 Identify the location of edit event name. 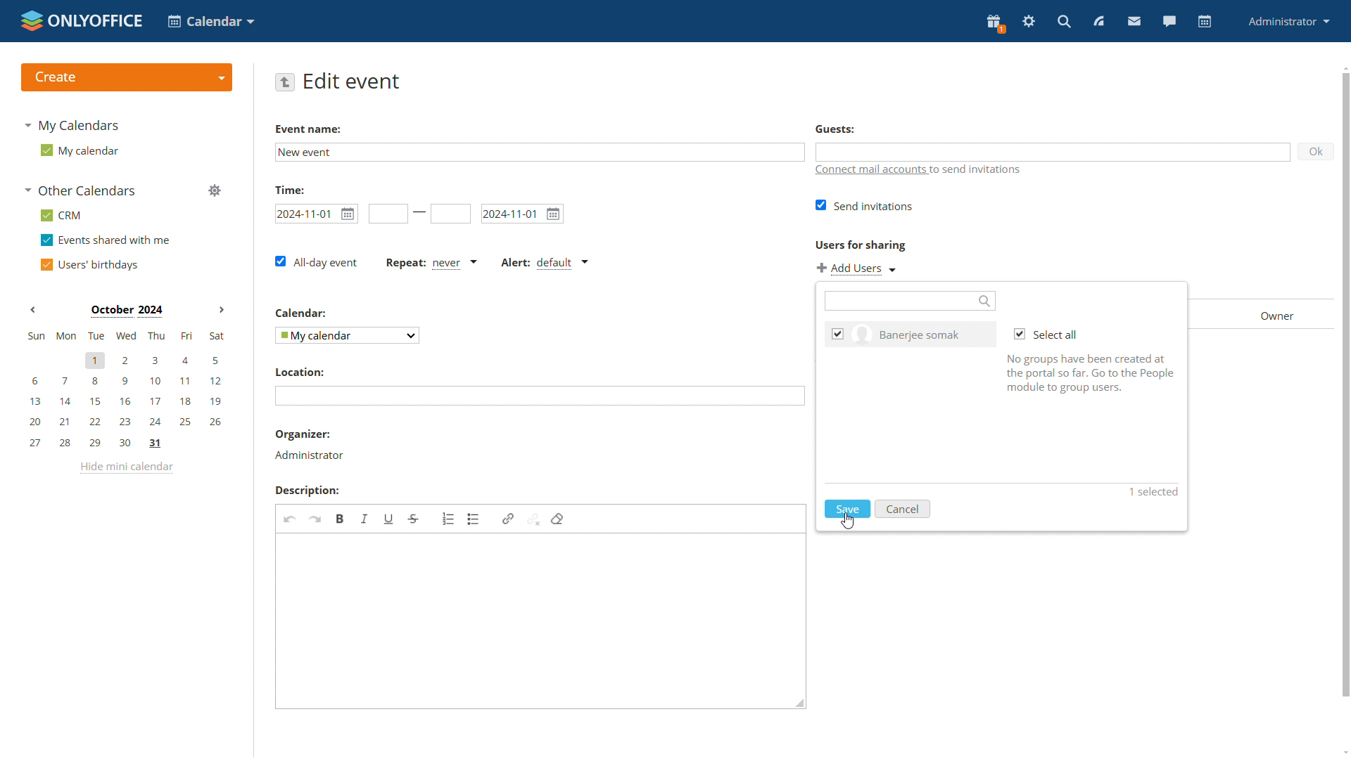
(540, 153).